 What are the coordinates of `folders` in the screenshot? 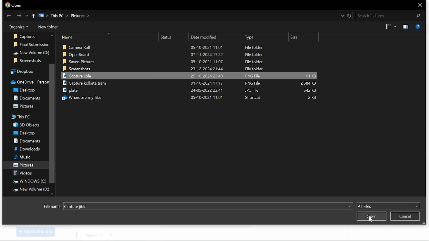 It's located at (24, 134).